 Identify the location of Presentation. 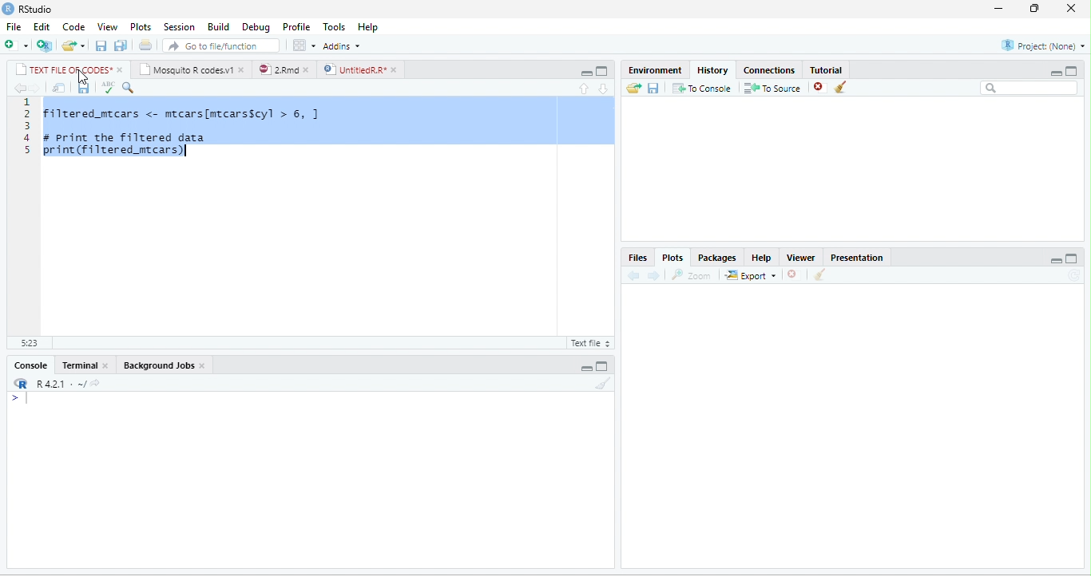
(856, 258).